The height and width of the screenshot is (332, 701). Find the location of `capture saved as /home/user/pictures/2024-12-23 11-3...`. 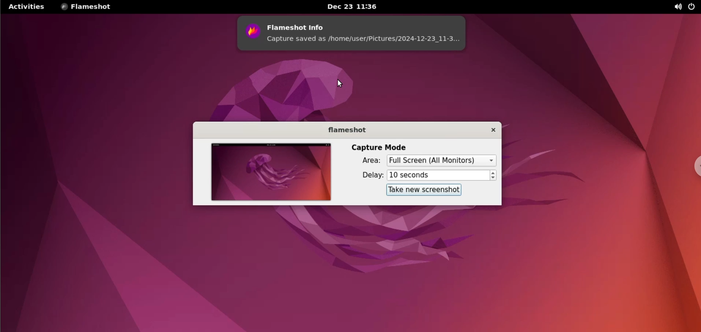

capture saved as /home/user/pictures/2024-12-23 11-3... is located at coordinates (365, 41).